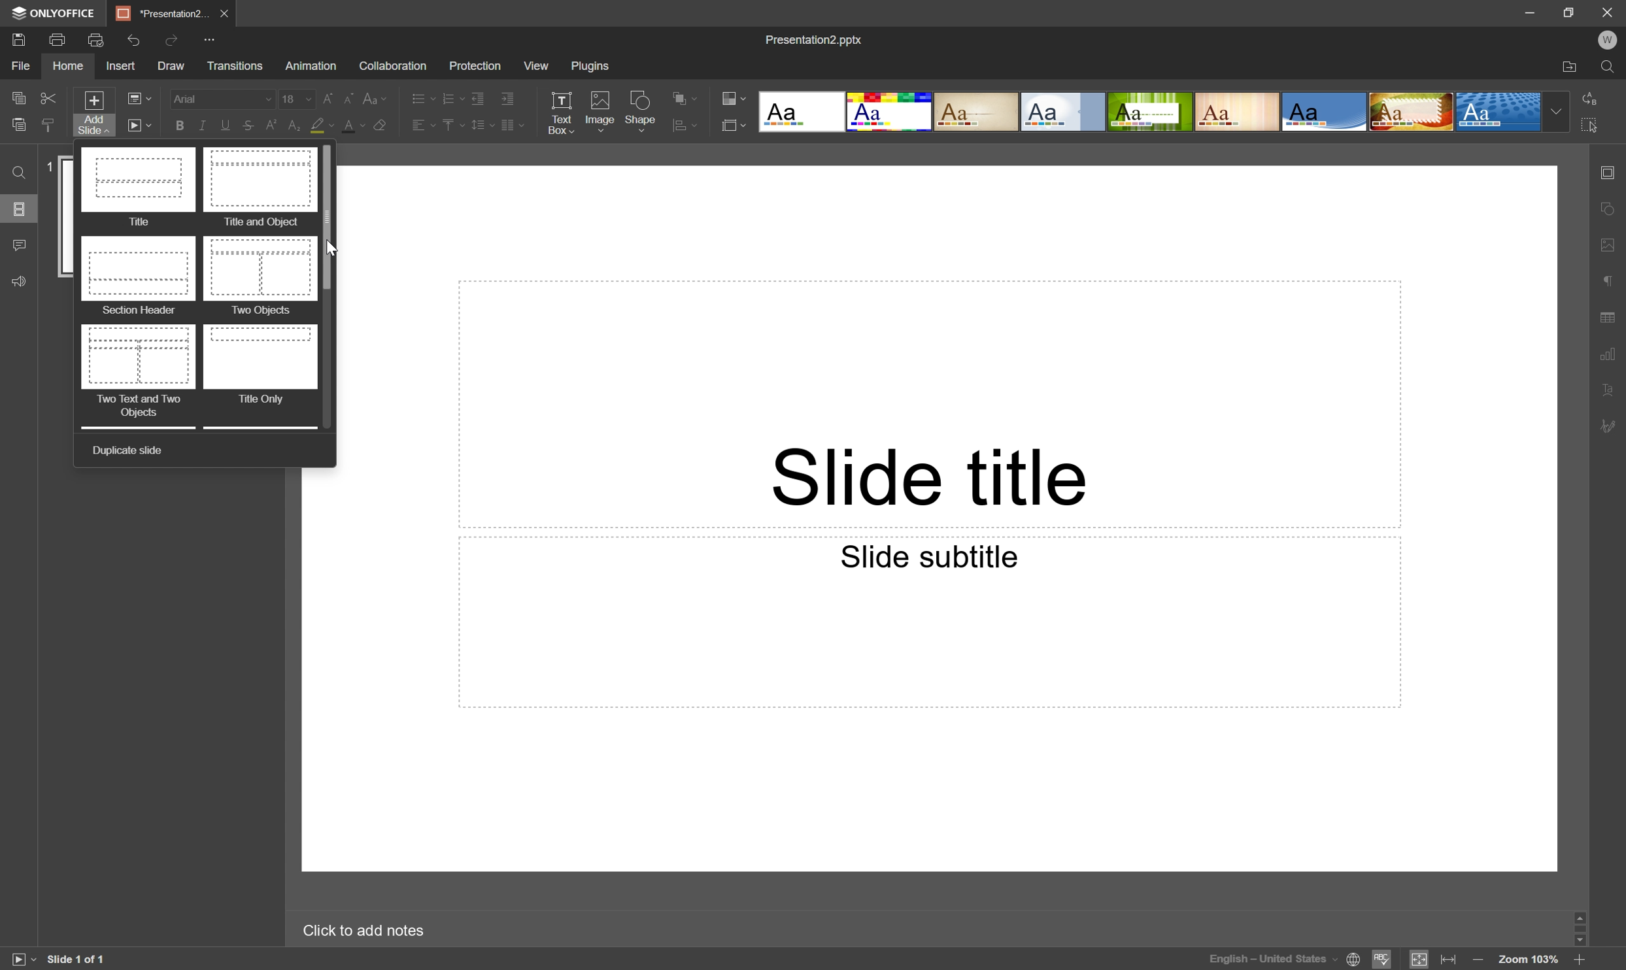 The image size is (1626, 970). What do you see at coordinates (1355, 962) in the screenshot?
I see `Set document language` at bounding box center [1355, 962].